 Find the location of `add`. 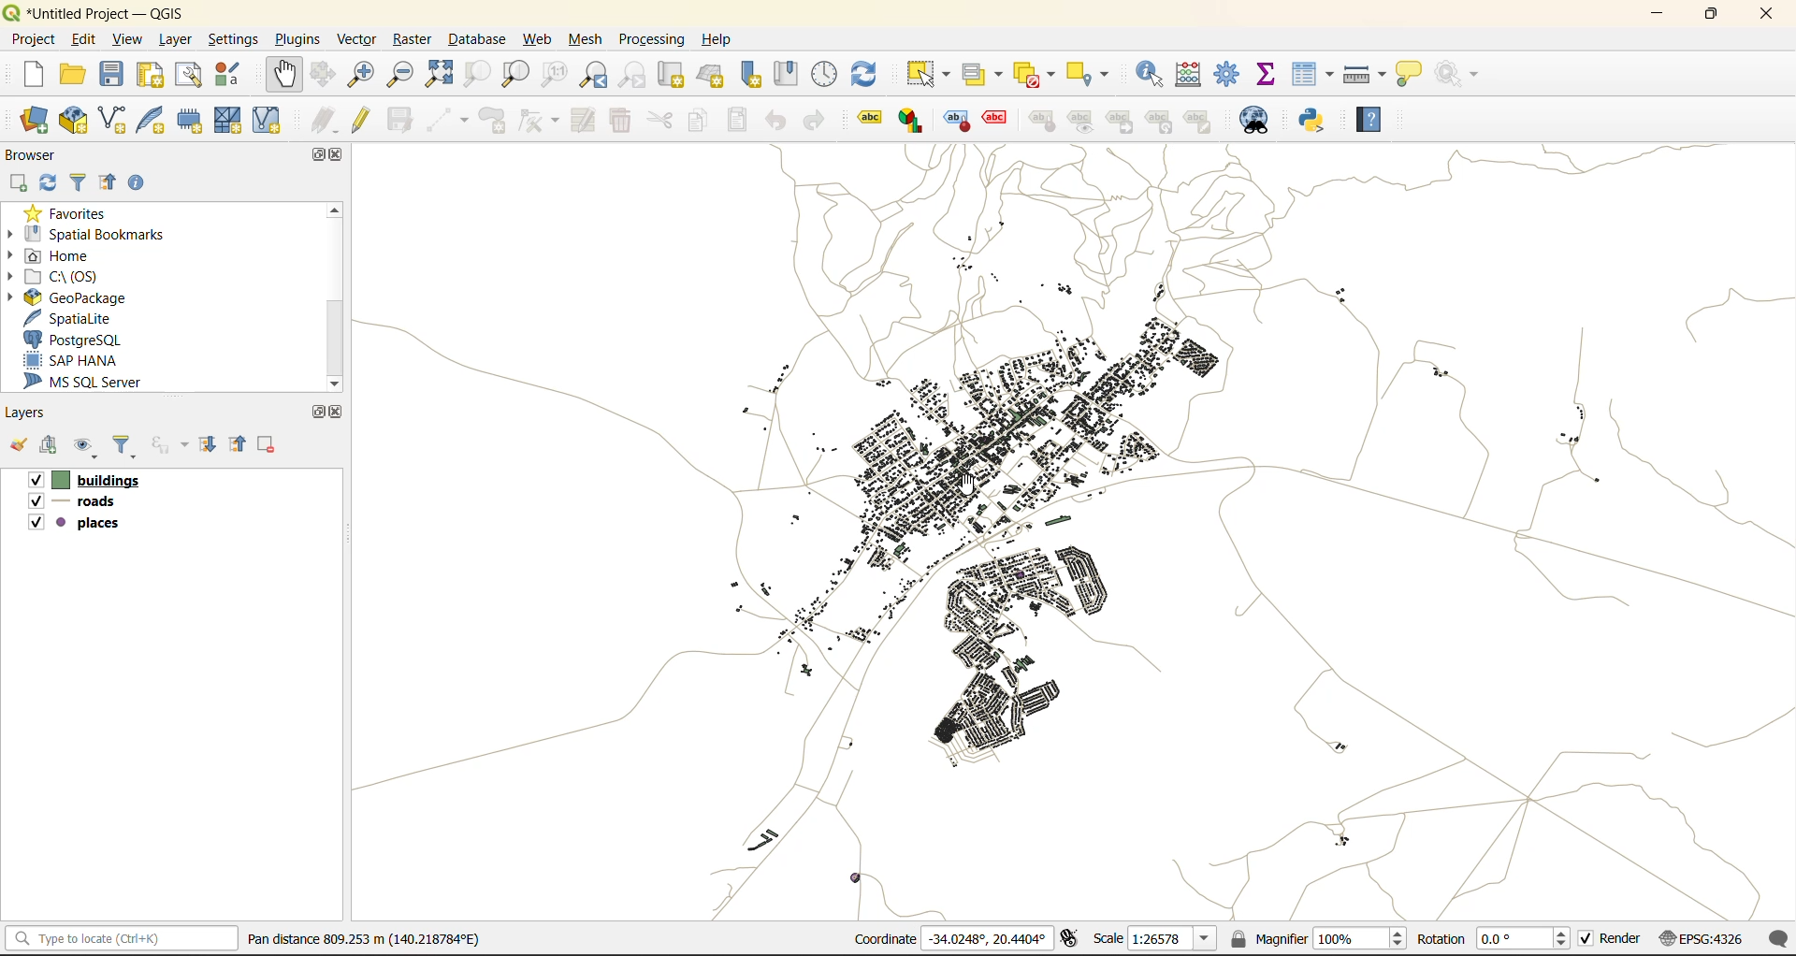

add is located at coordinates (15, 182).